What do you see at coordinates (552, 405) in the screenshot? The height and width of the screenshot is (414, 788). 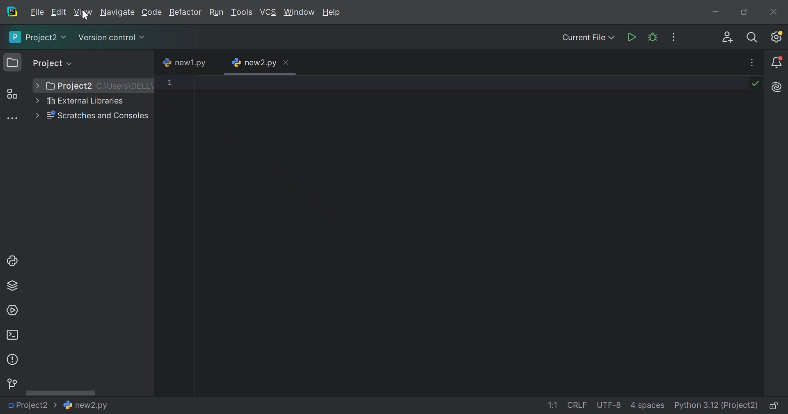 I see `1:1` at bounding box center [552, 405].